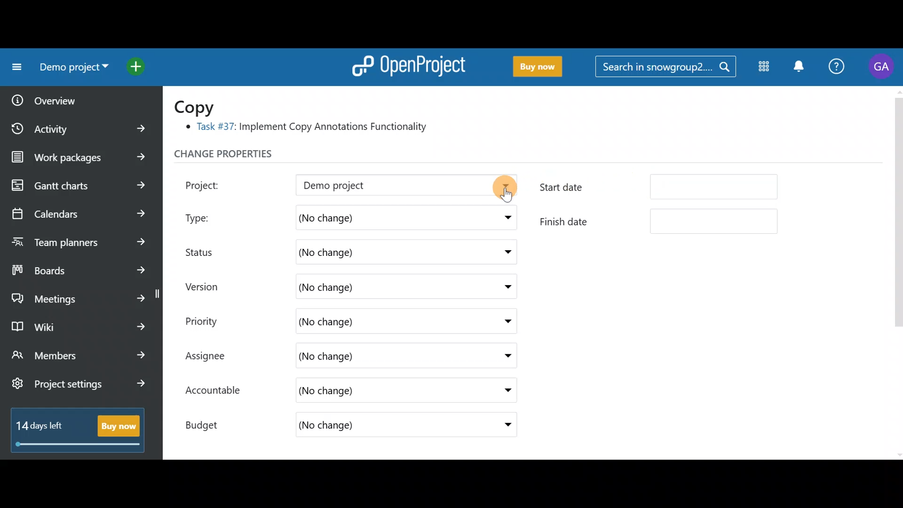  What do you see at coordinates (208, 215) in the screenshot?
I see `Type` at bounding box center [208, 215].